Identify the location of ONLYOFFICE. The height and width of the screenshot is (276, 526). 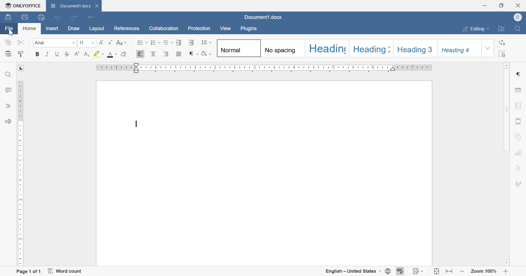
(22, 6).